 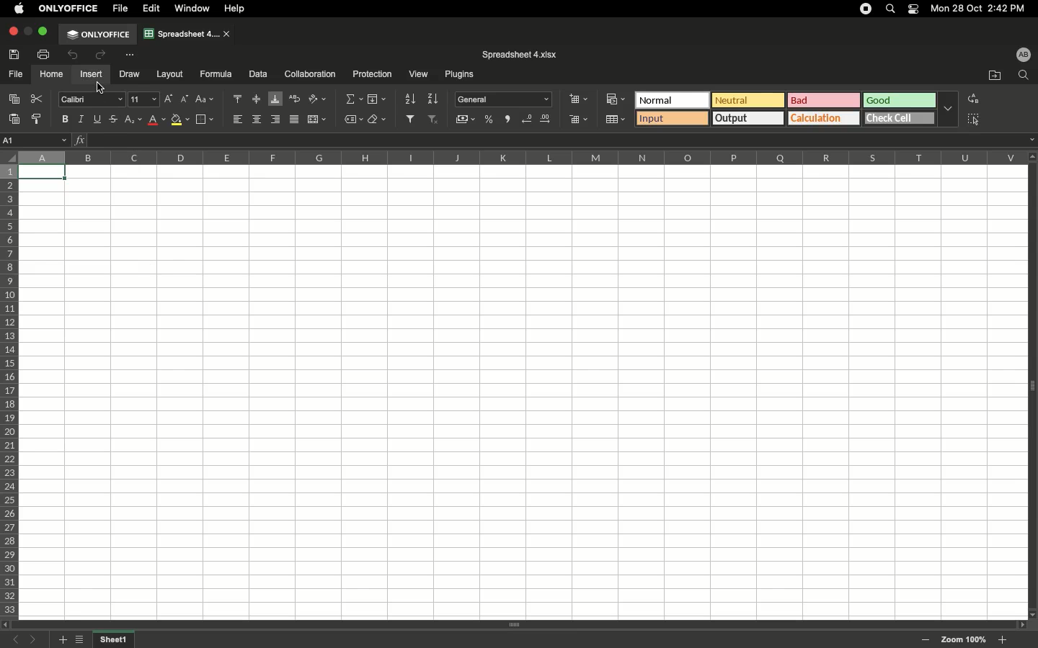 What do you see at coordinates (43, 174) in the screenshot?
I see `Selected cell` at bounding box center [43, 174].